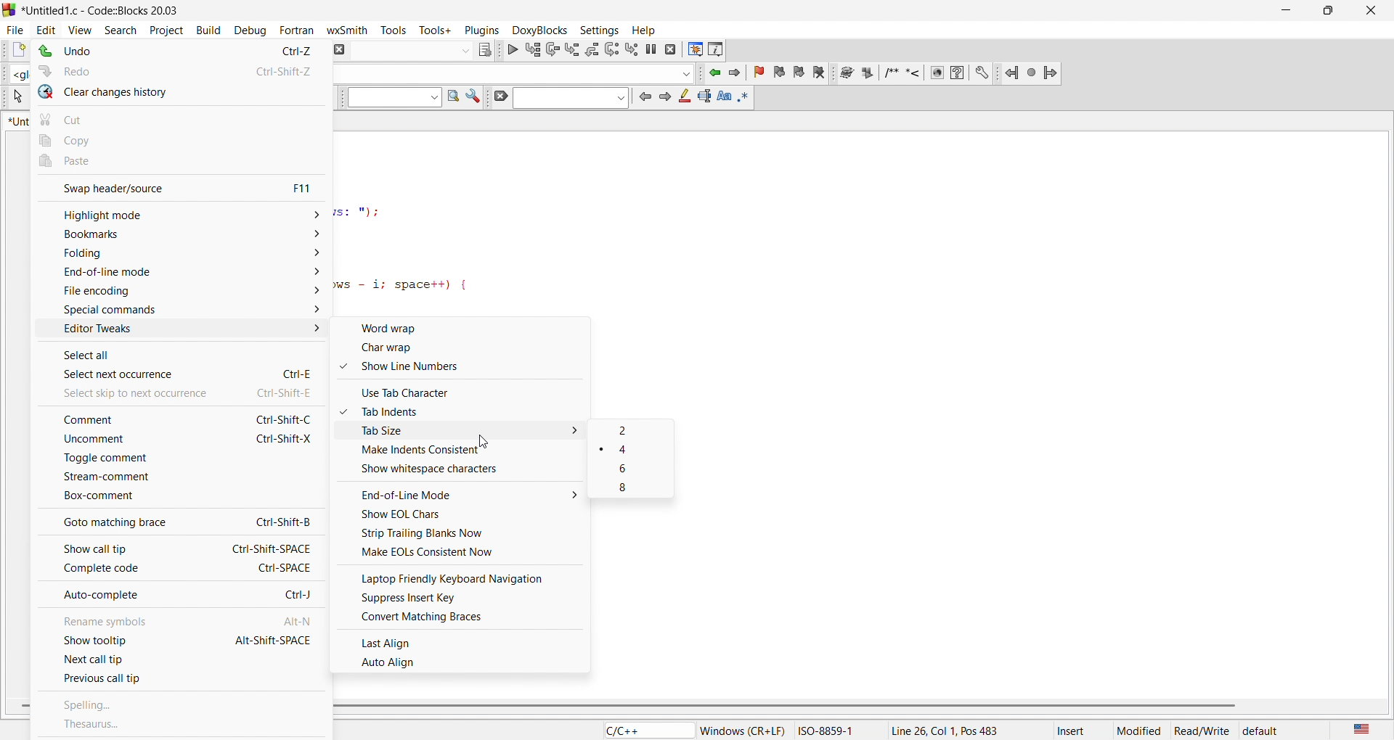  I want to click on clear changes history, so click(180, 94).